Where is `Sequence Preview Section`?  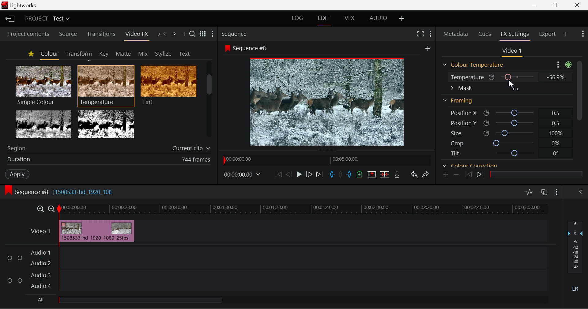
Sequence Preview Section is located at coordinates (235, 35).